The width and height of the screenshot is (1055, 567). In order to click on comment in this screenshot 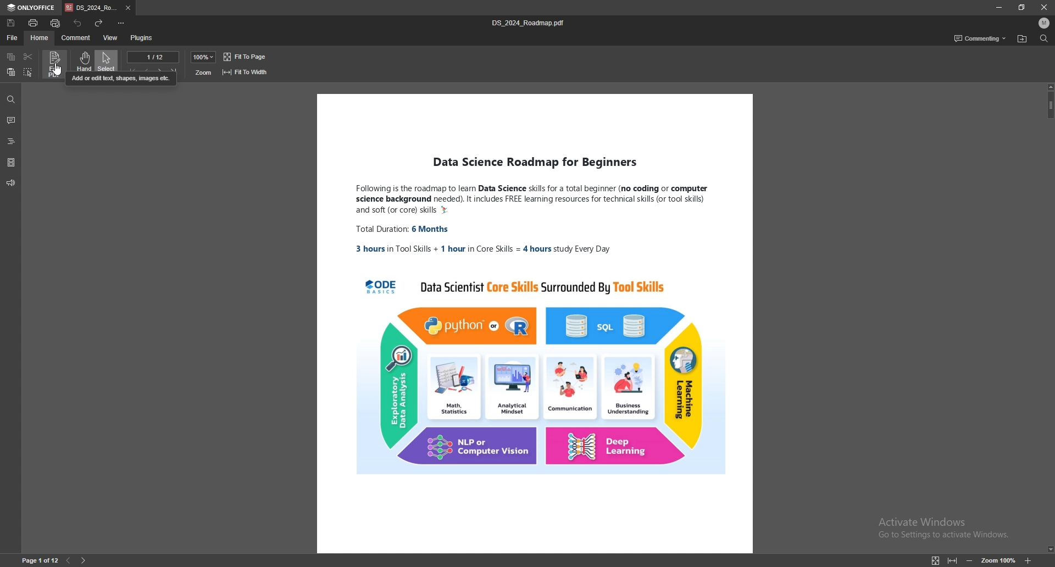, I will do `click(77, 37)`.